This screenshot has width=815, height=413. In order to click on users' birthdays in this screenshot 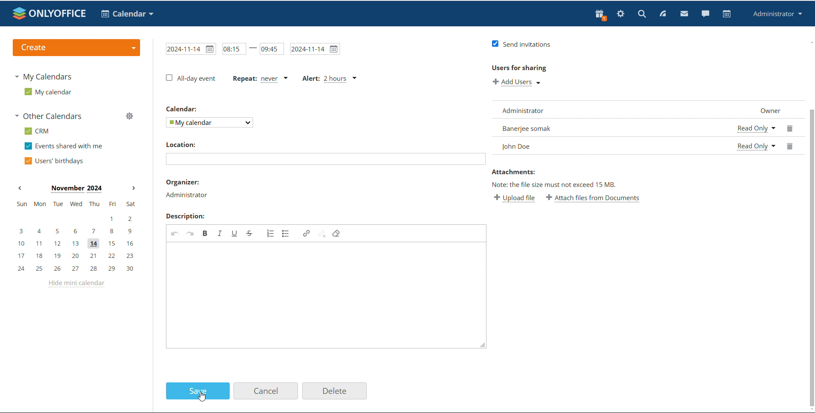, I will do `click(54, 161)`.